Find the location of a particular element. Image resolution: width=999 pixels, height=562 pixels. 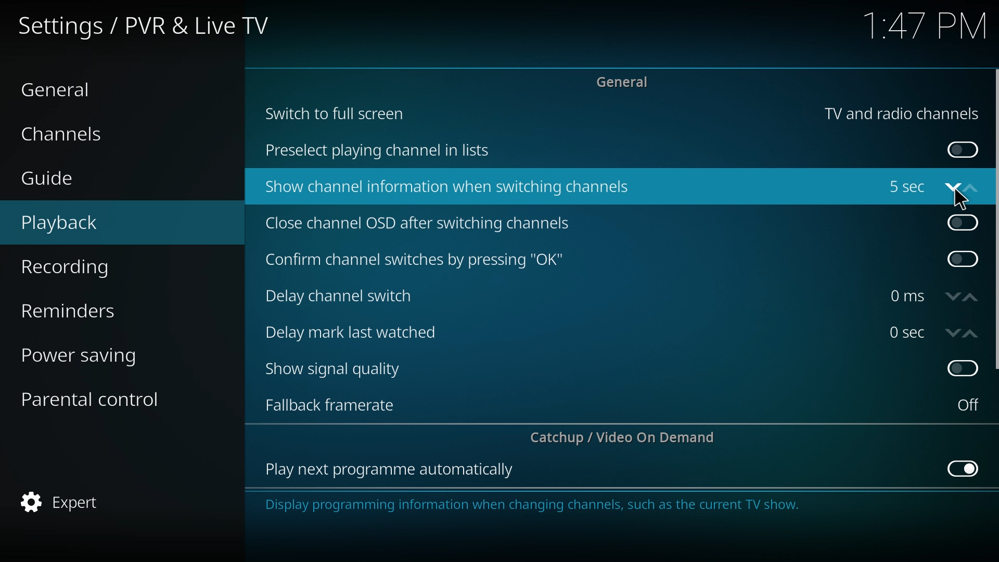

show channel info when switching channels is located at coordinates (450, 187).